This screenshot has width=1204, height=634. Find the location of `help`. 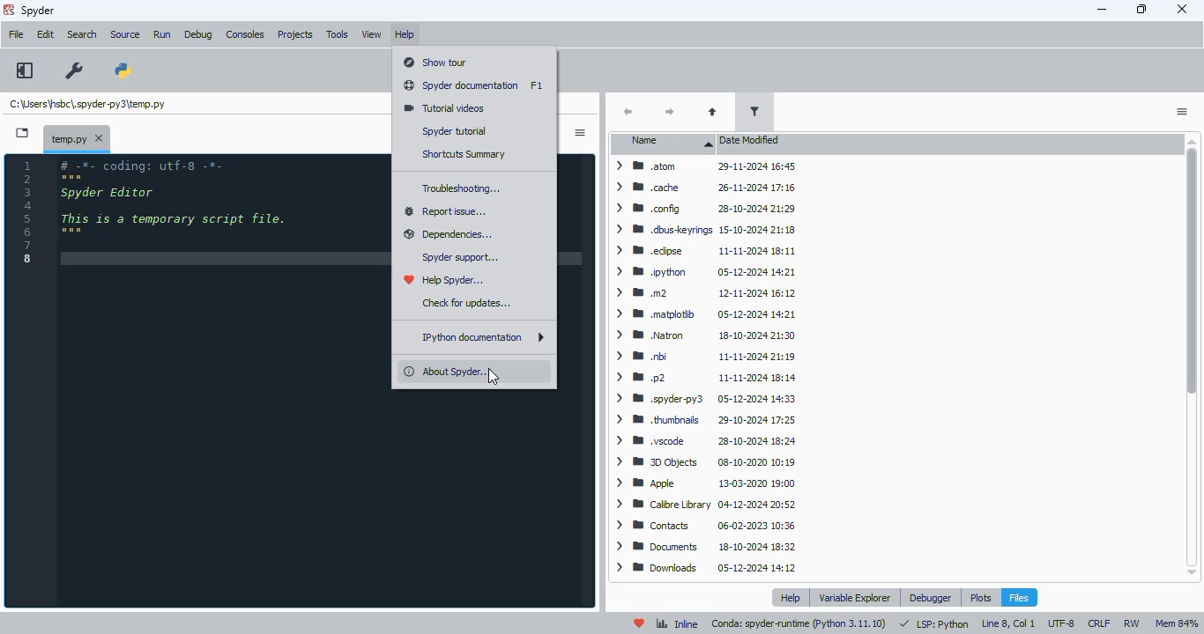

help is located at coordinates (792, 597).